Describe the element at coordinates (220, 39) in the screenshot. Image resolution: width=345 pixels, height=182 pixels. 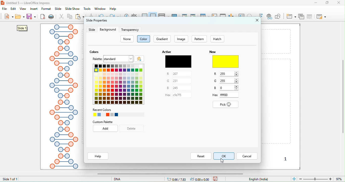
I see `hatch` at that location.